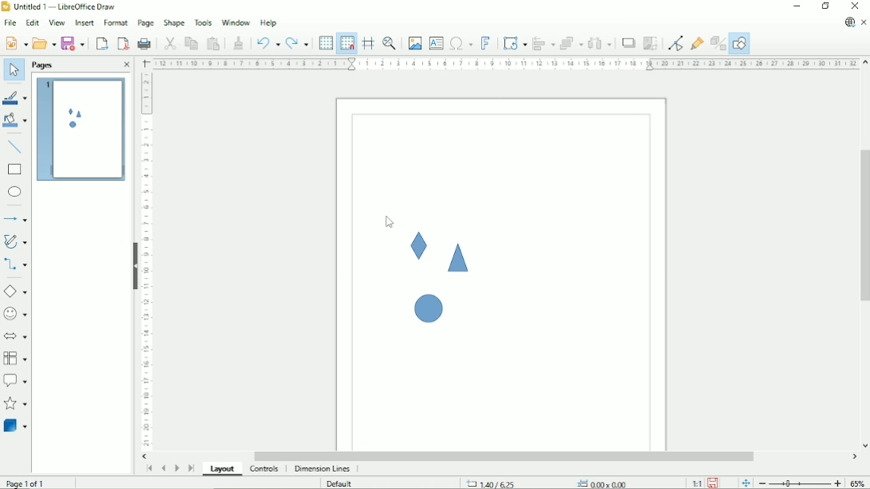 Image resolution: width=870 pixels, height=489 pixels. Describe the element at coordinates (799, 483) in the screenshot. I see `Zoom out/in` at that location.